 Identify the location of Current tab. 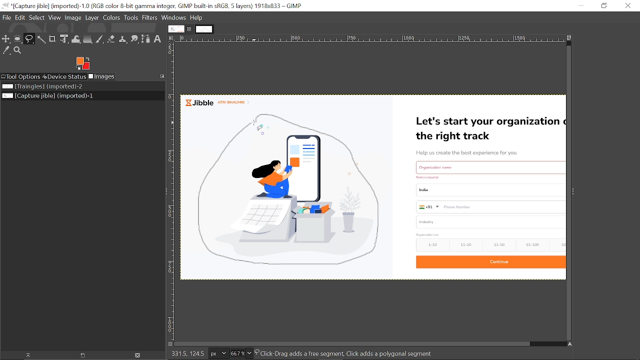
(176, 28).